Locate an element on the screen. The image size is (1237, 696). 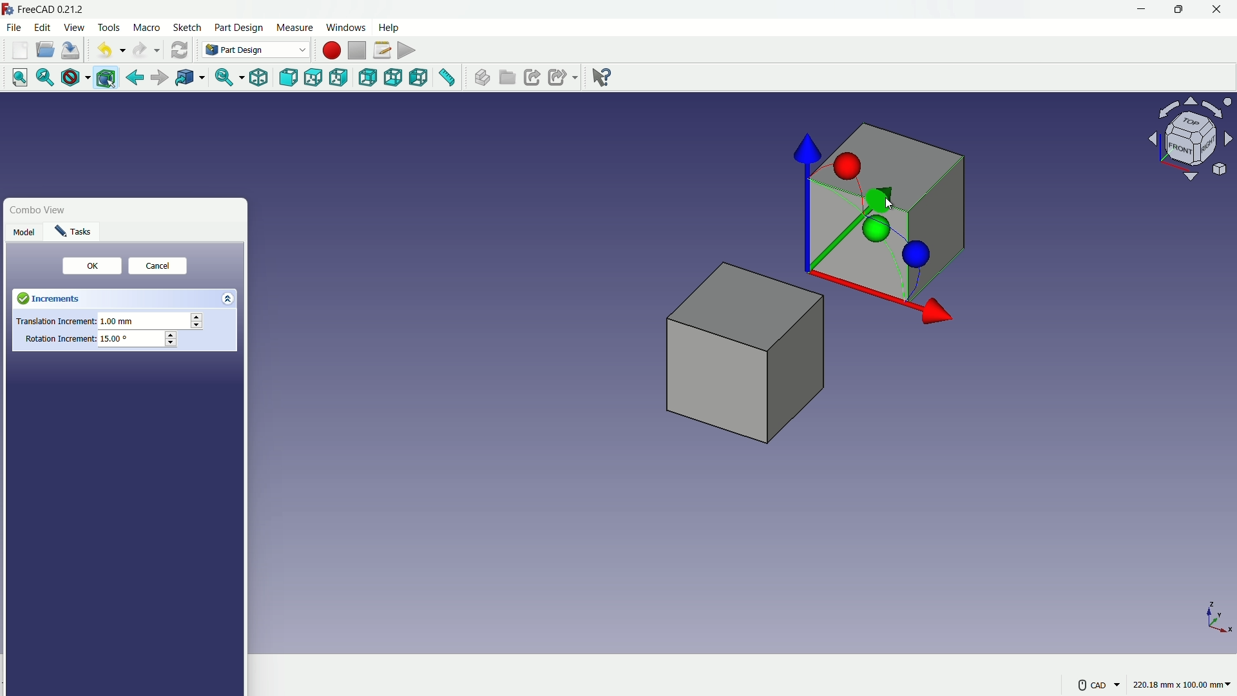
sync view is located at coordinates (224, 79).